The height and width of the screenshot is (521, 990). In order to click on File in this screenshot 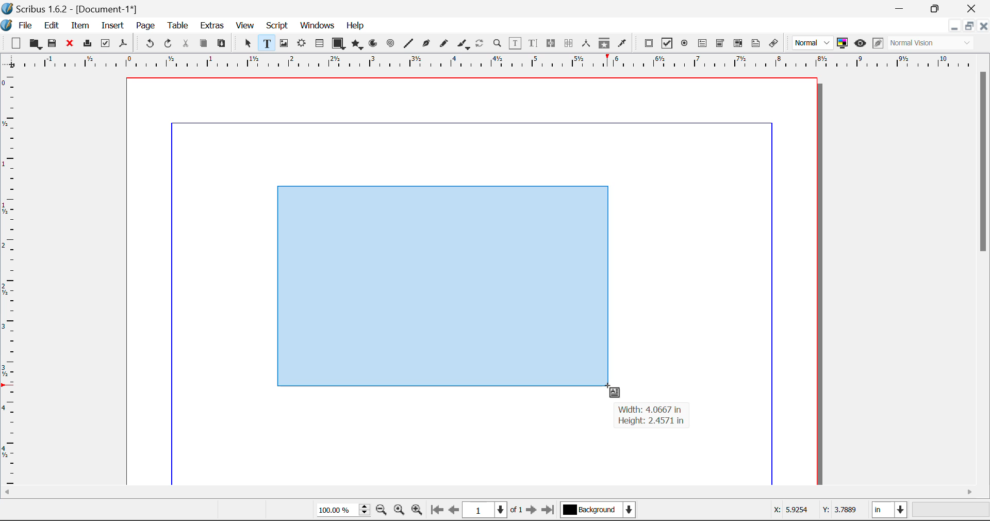, I will do `click(19, 24)`.